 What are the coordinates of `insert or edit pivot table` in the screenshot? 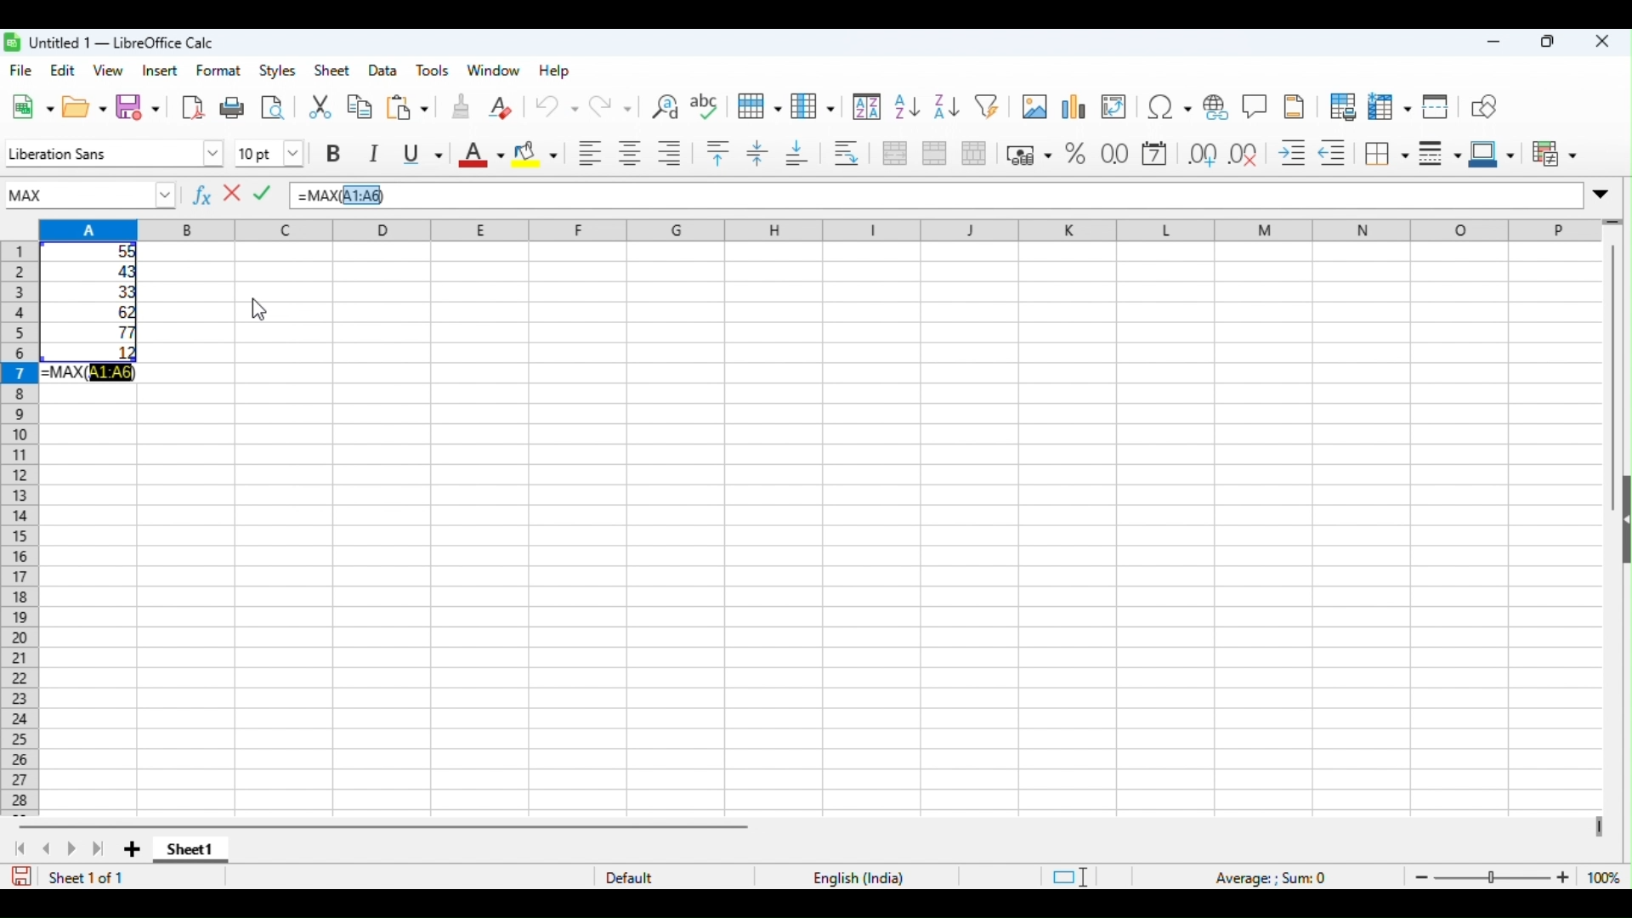 It's located at (1117, 105).